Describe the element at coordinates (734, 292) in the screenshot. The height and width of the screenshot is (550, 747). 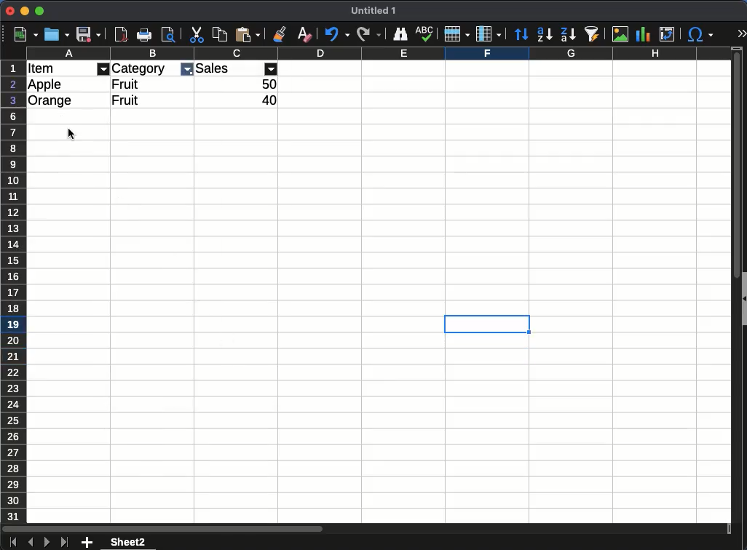
I see `scroll` at that location.